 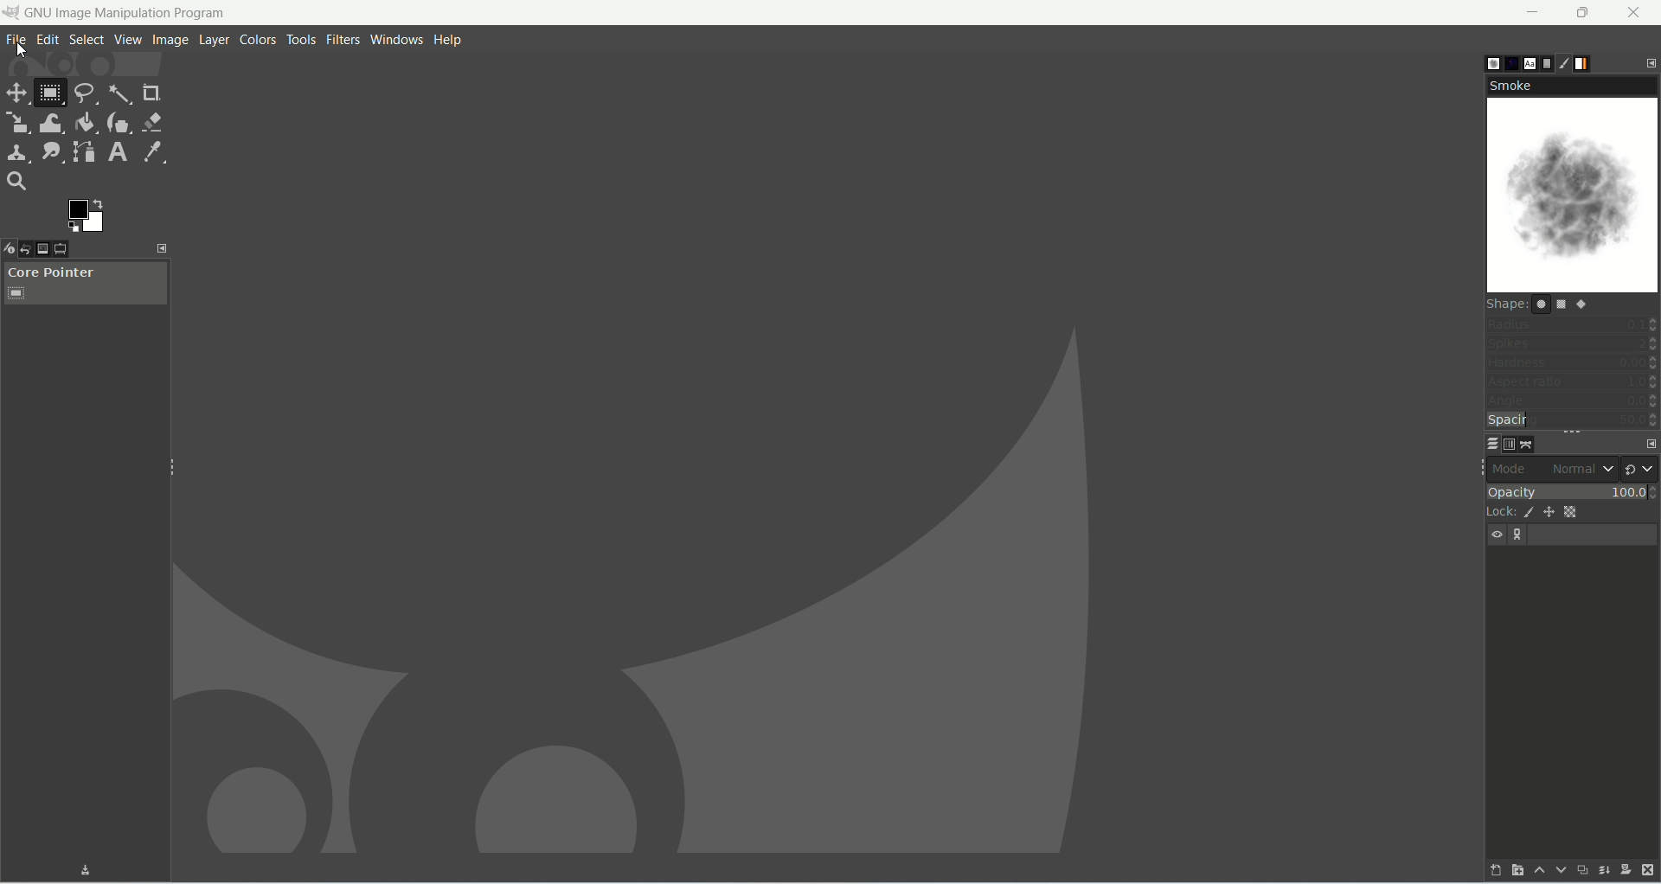 I want to click on visibility, so click(x=1495, y=534).